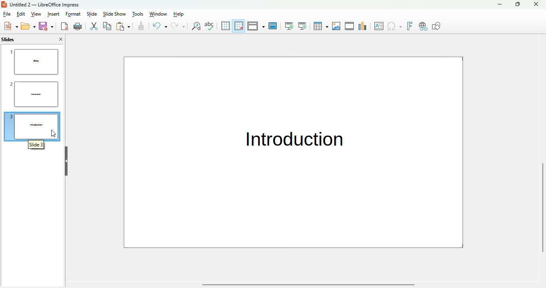 This screenshot has height=288, width=546. Describe the element at coordinates (32, 126) in the screenshot. I see `slide 3` at that location.